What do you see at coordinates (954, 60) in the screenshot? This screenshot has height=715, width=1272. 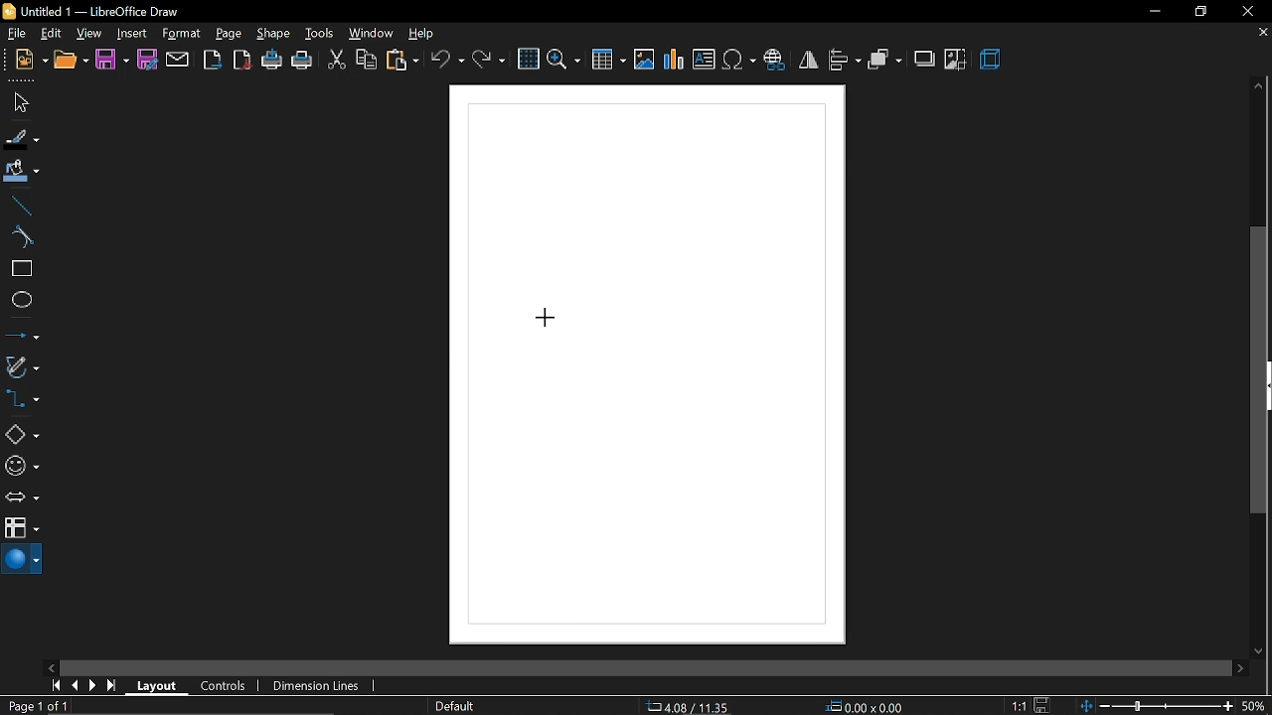 I see `crop` at bounding box center [954, 60].